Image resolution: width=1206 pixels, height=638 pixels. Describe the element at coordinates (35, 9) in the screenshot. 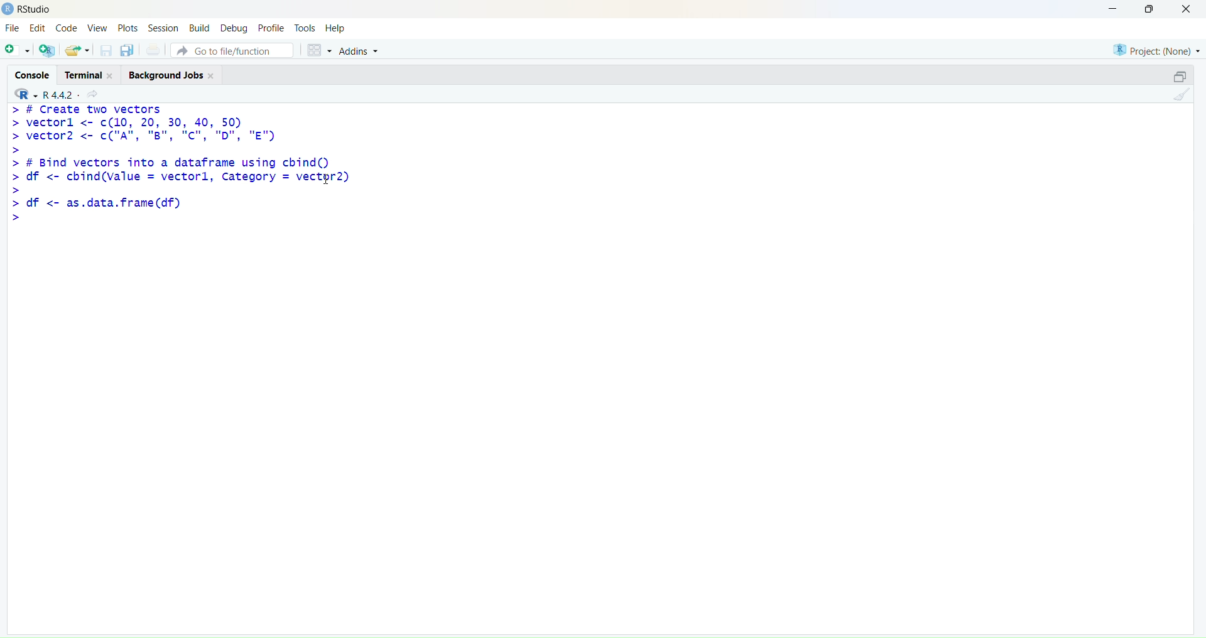

I see `RStudio` at that location.